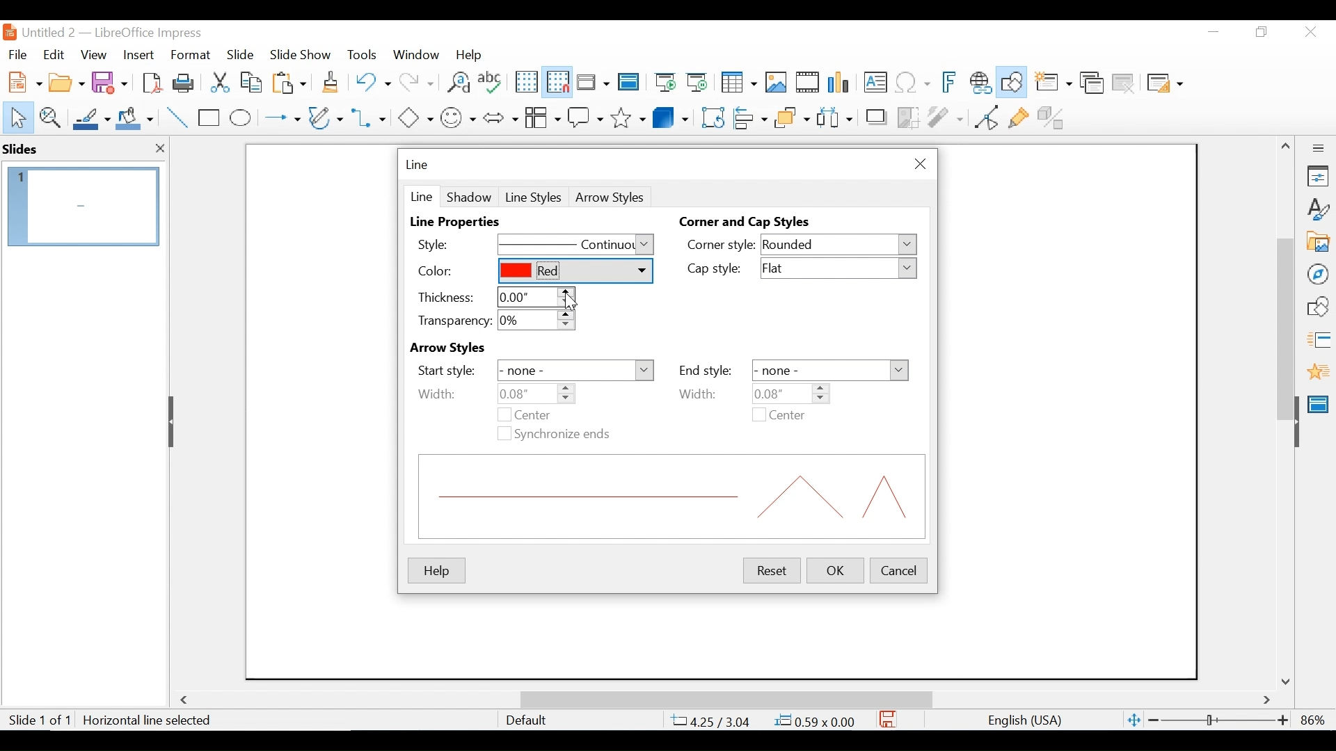 The image size is (1336, 751). Describe the element at coordinates (574, 271) in the screenshot. I see `Red` at that location.